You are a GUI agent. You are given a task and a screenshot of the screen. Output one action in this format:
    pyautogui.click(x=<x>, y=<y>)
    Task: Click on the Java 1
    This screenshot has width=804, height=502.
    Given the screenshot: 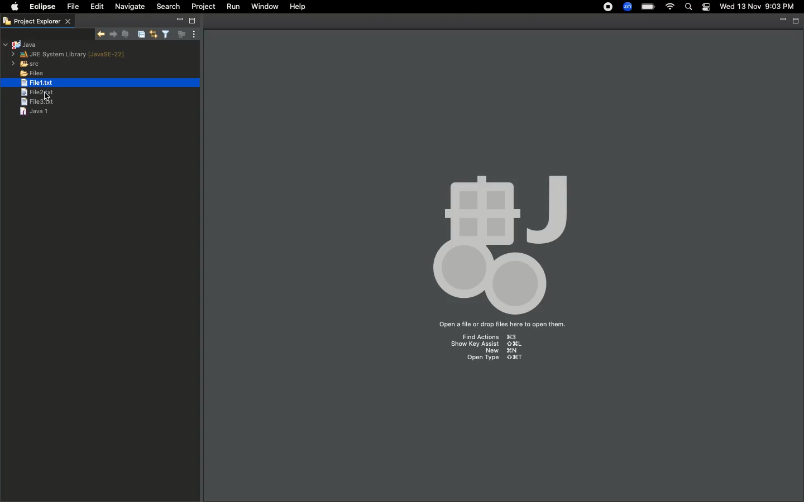 What is the action you would take?
    pyautogui.click(x=33, y=111)
    